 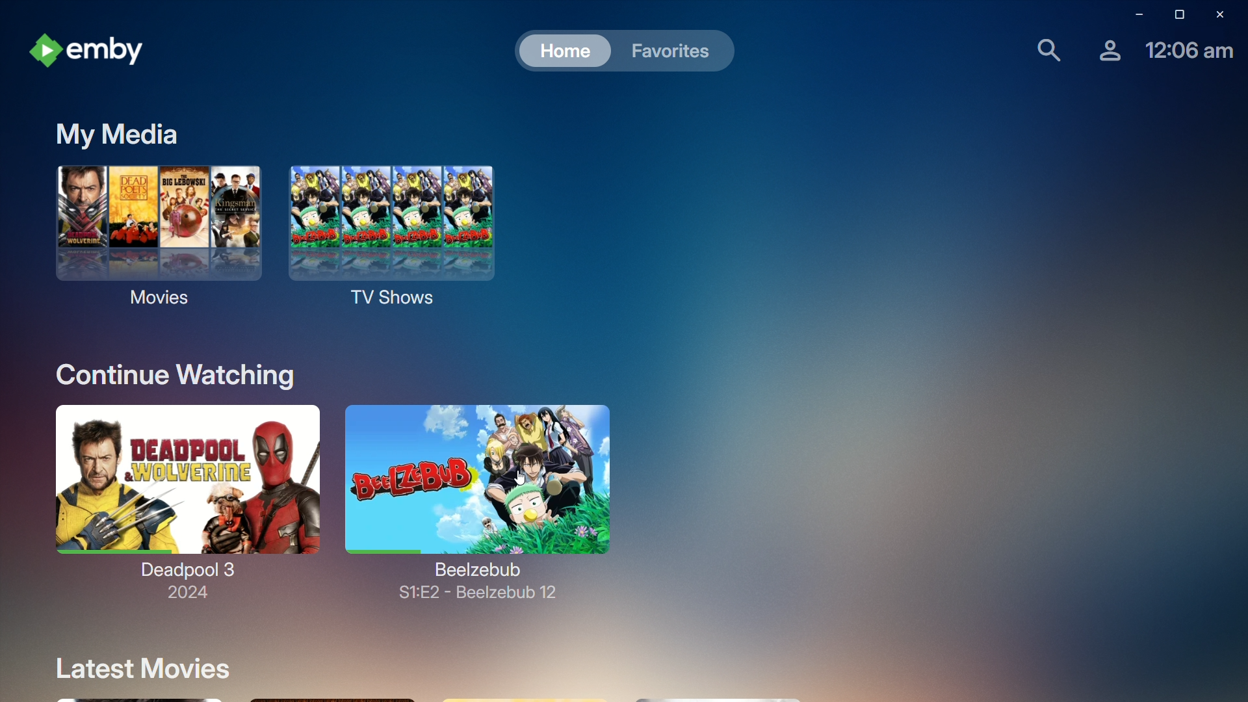 What do you see at coordinates (1173, 14) in the screenshot?
I see `restore` at bounding box center [1173, 14].